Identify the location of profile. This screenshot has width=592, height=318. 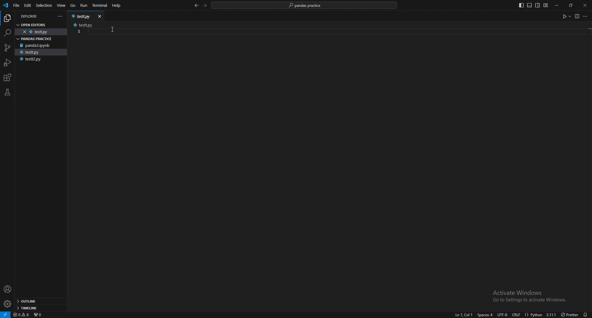
(8, 289).